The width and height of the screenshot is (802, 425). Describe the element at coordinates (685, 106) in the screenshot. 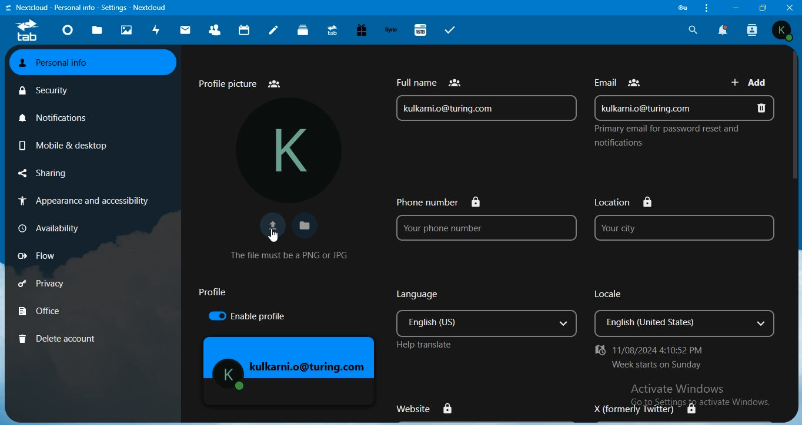

I see `email` at that location.